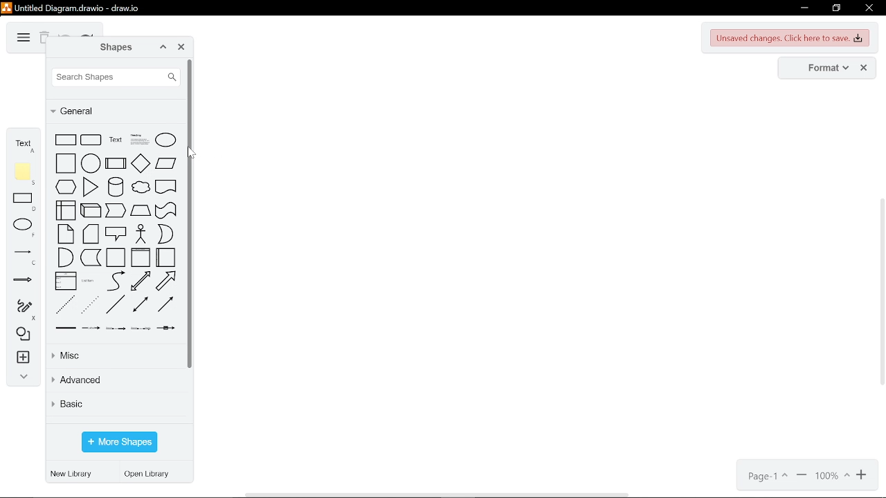 The image size is (886, 498). Describe the element at coordinates (115, 406) in the screenshot. I see `basic` at that location.